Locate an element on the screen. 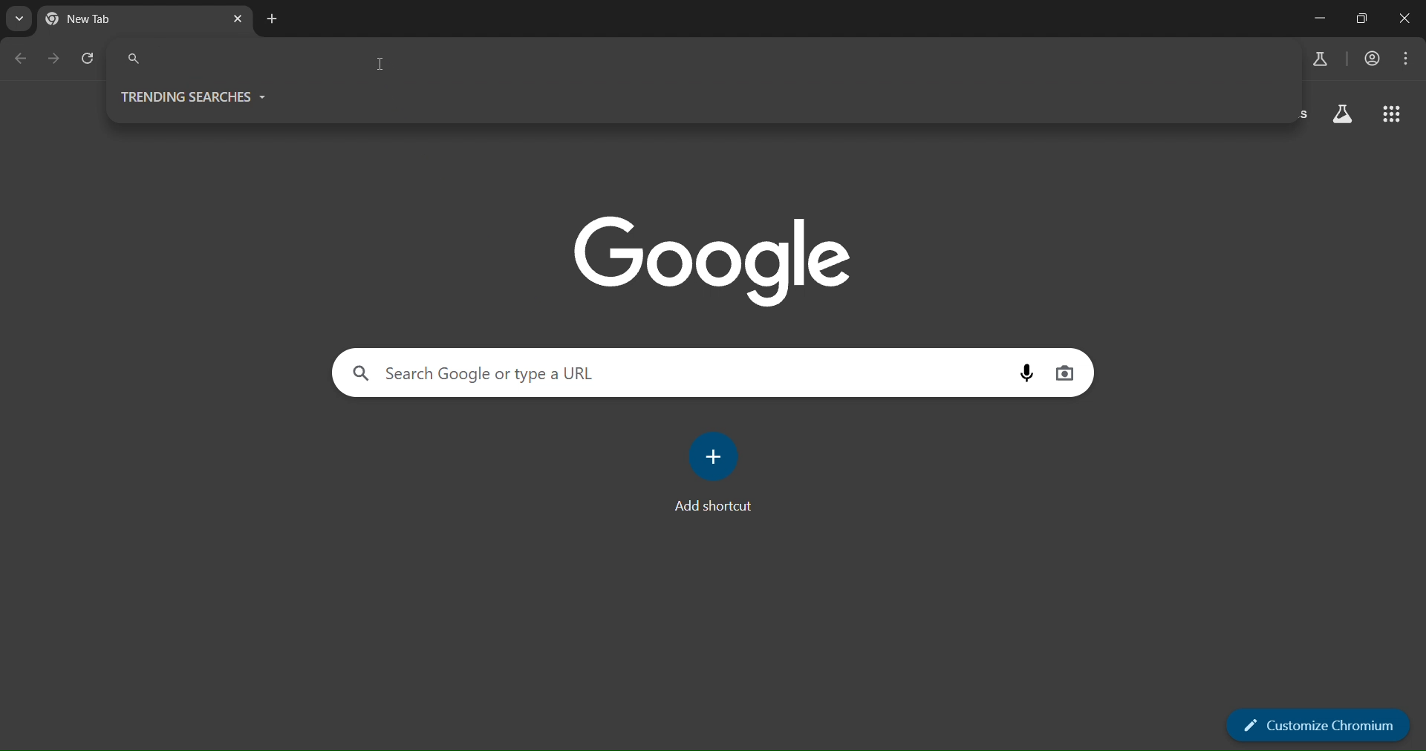  go back one page is located at coordinates (24, 59).